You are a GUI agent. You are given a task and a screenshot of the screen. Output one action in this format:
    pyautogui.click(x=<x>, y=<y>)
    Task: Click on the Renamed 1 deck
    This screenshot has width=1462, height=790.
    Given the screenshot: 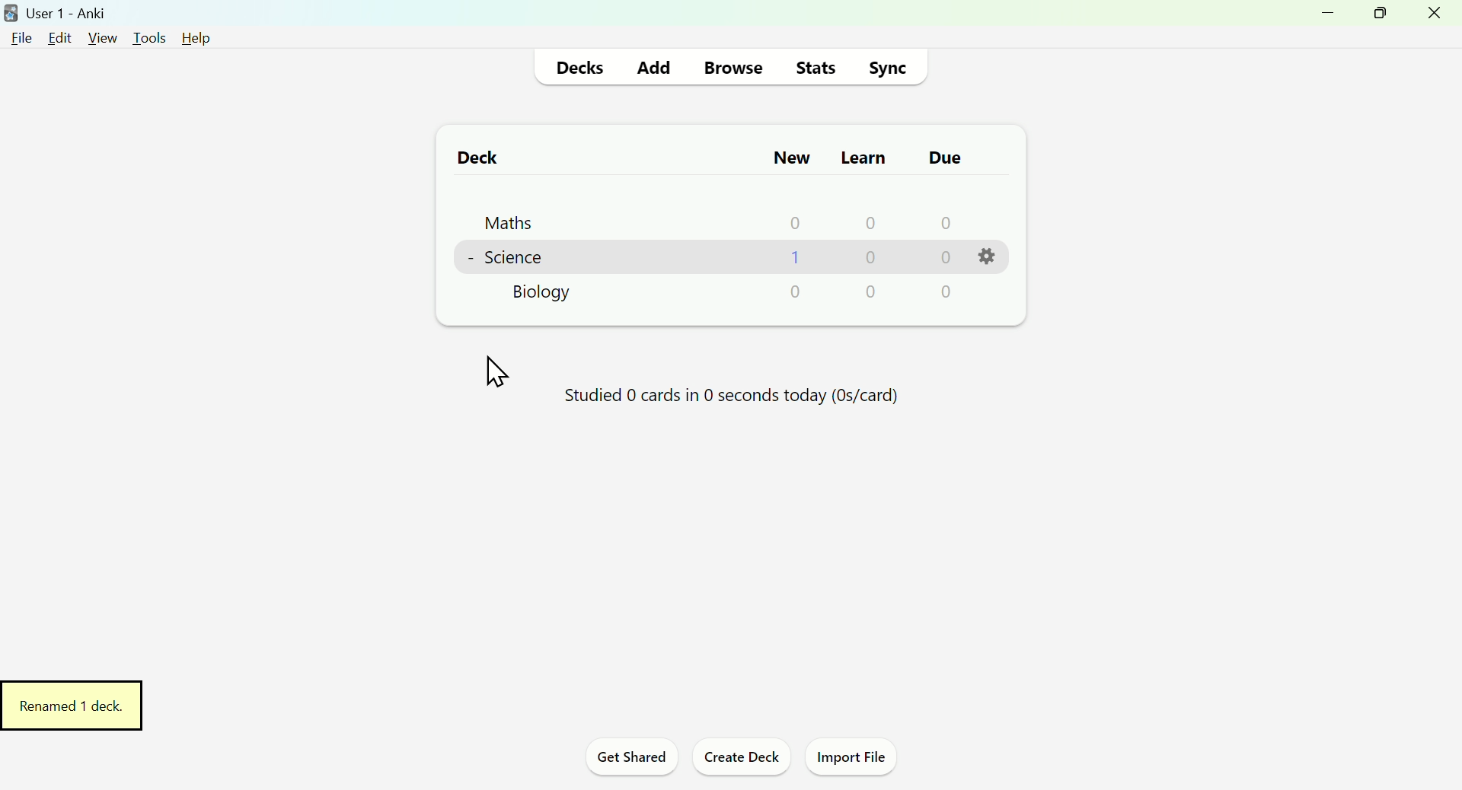 What is the action you would take?
    pyautogui.click(x=75, y=705)
    